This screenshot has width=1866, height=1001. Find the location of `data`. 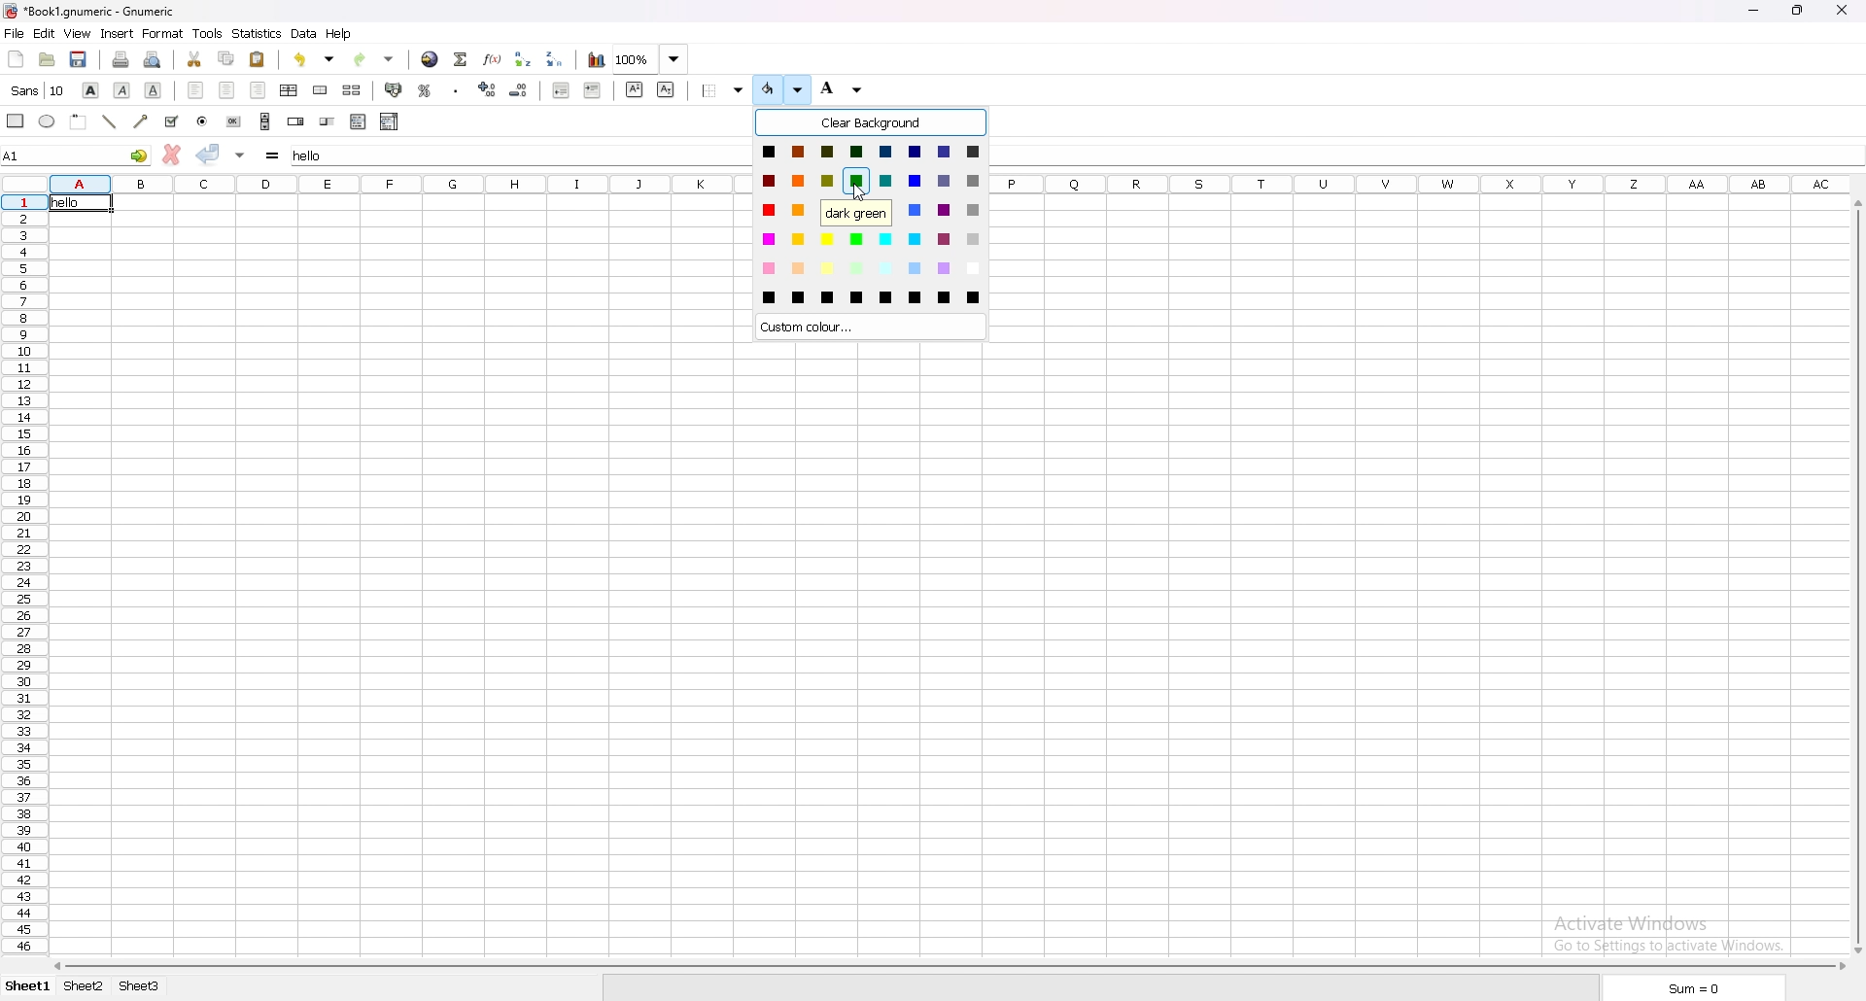

data is located at coordinates (305, 33).